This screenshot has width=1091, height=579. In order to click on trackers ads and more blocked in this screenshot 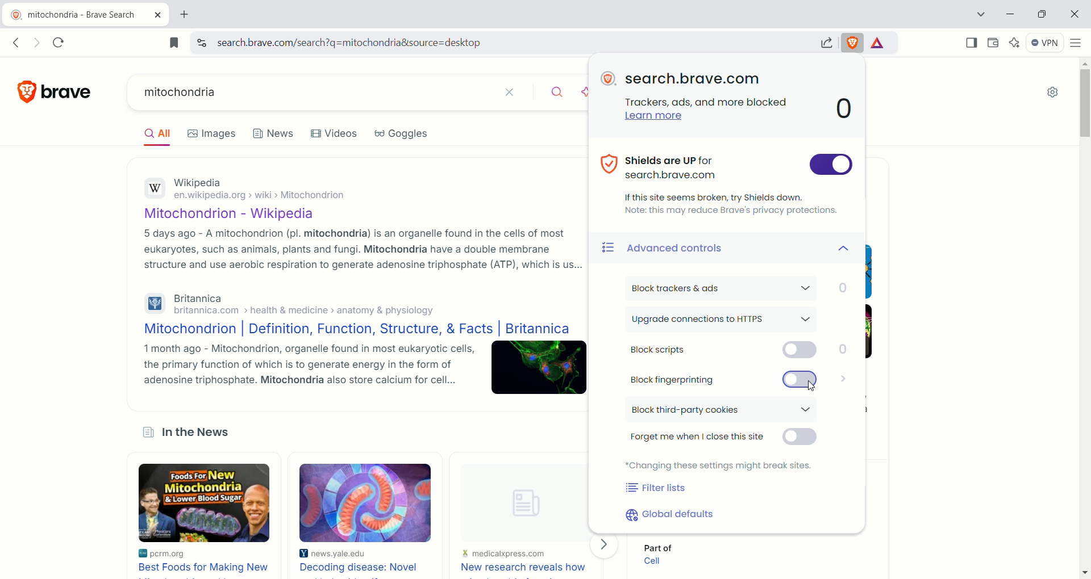, I will do `click(703, 101)`.